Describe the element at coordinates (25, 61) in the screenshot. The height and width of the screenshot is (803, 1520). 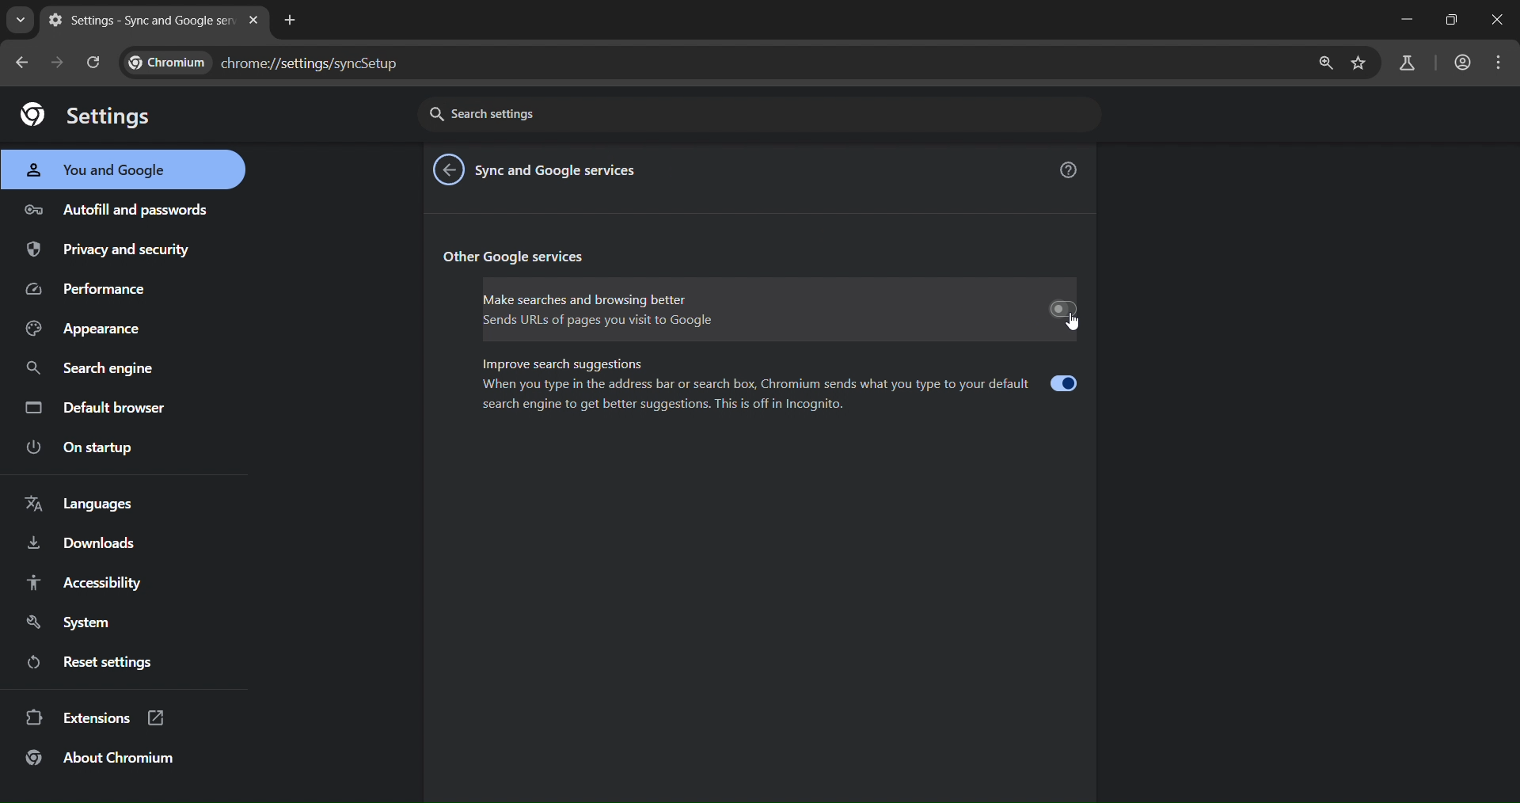
I see `go back one page` at that location.